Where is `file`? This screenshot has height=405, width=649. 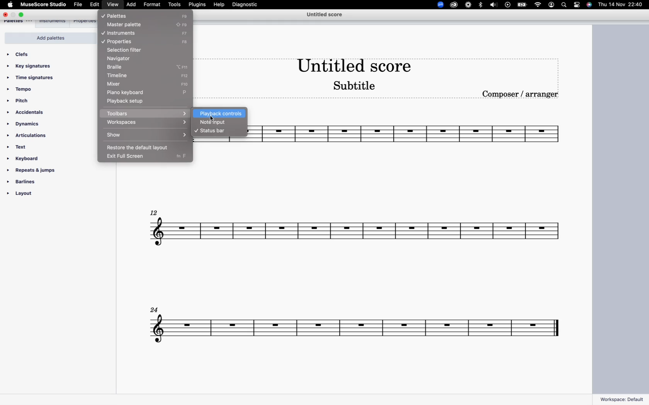
file is located at coordinates (78, 5).